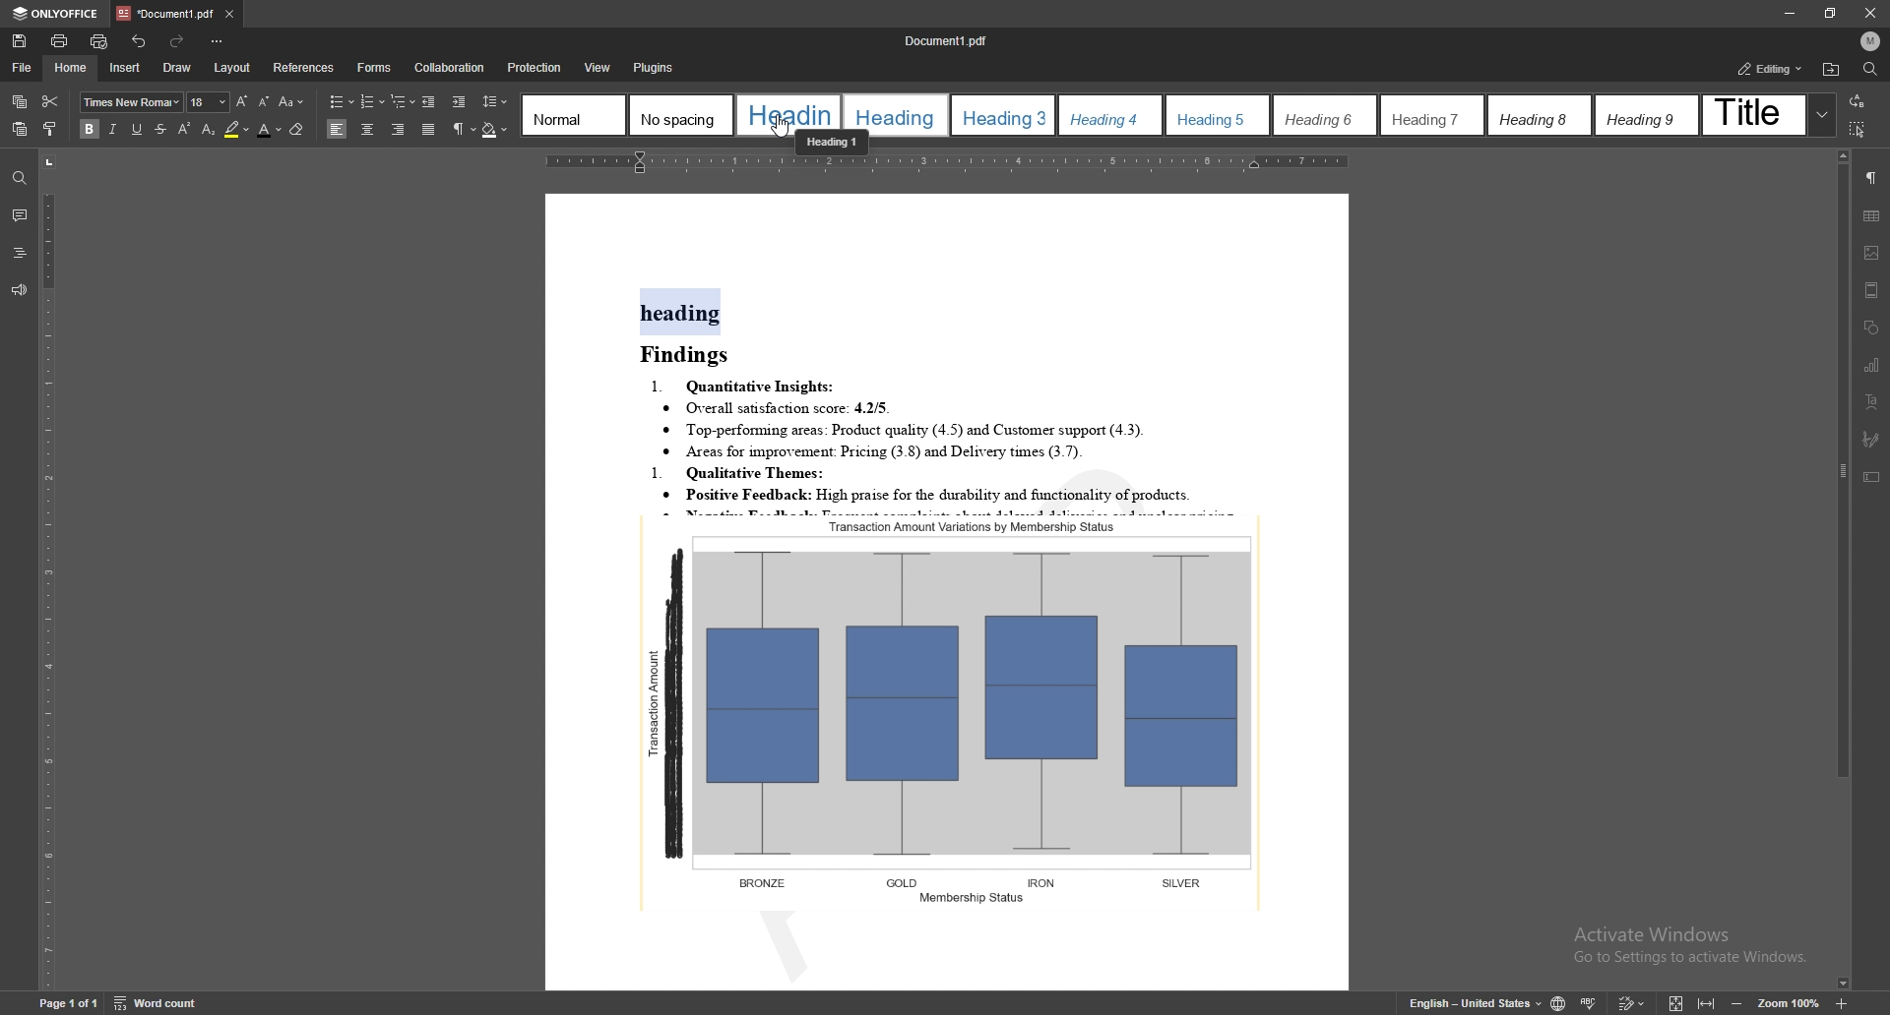  I want to click on * Positive Feedback: High praise for the durability and functionality of products., so click(960, 496).